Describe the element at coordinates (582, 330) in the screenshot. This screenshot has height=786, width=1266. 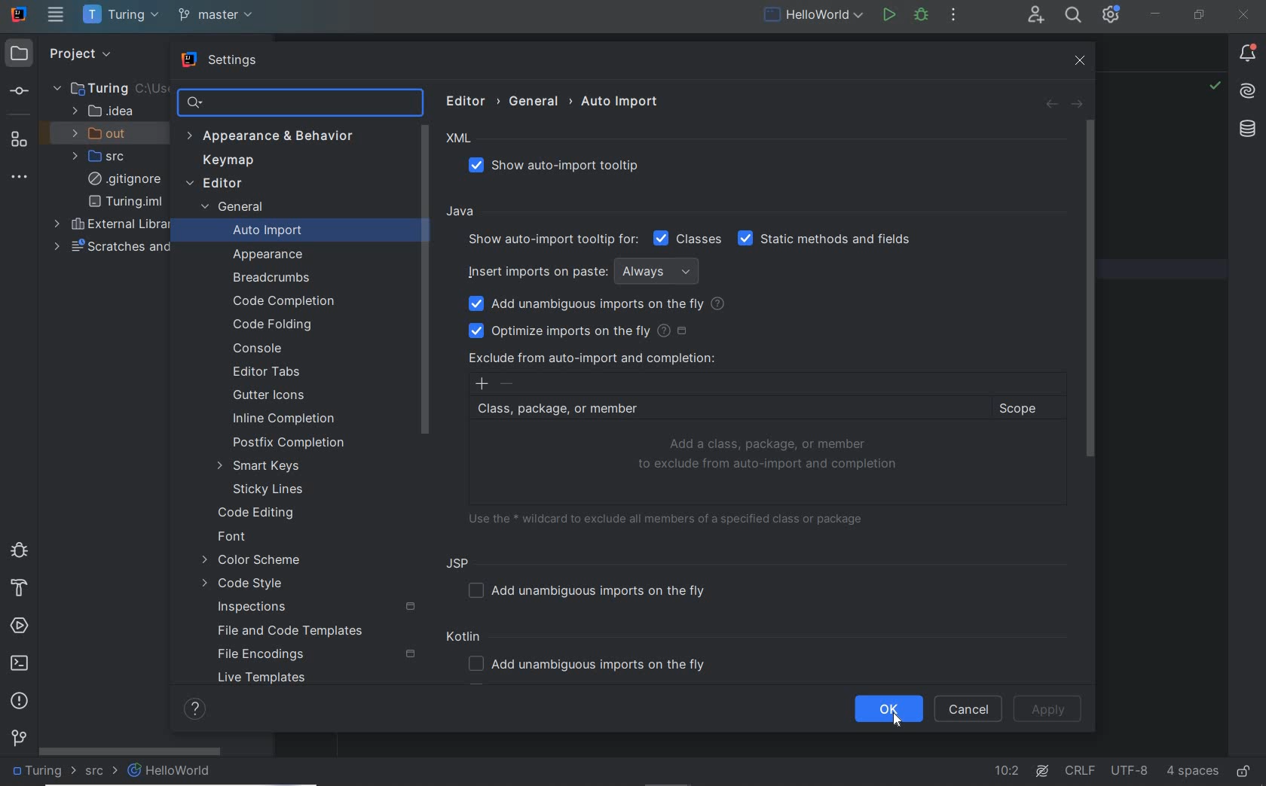
I see `OPTIMIZE IMPORTS ON THE FLY (checked)` at that location.